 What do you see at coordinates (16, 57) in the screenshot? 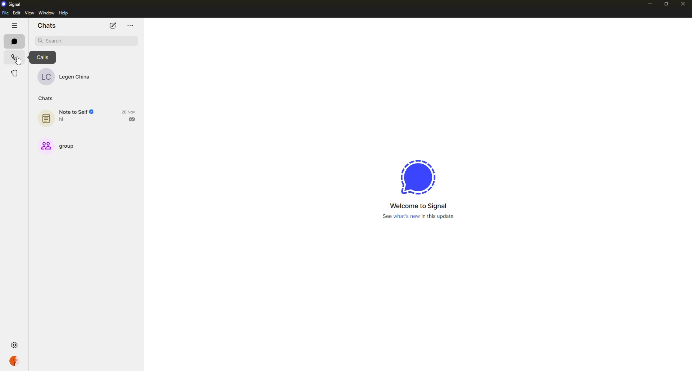
I see `calls` at bounding box center [16, 57].